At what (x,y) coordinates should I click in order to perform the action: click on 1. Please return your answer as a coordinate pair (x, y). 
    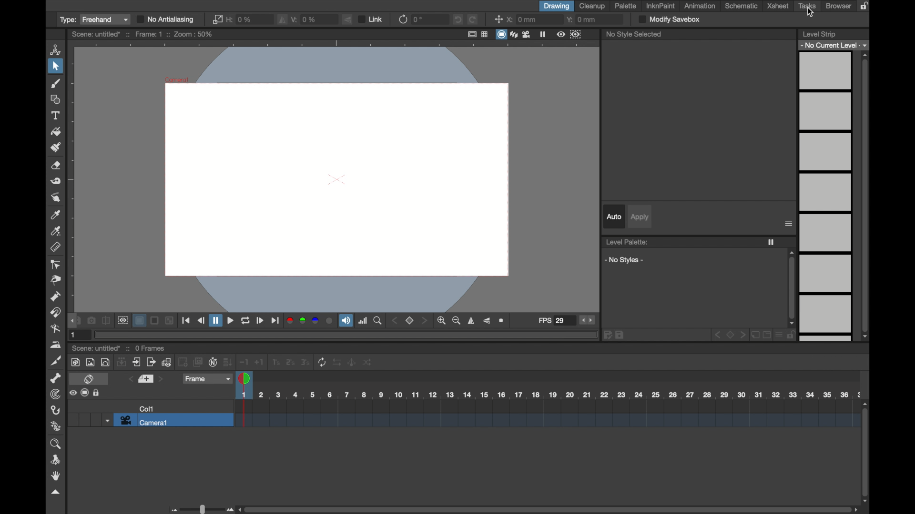
    Looking at the image, I should click on (74, 335).